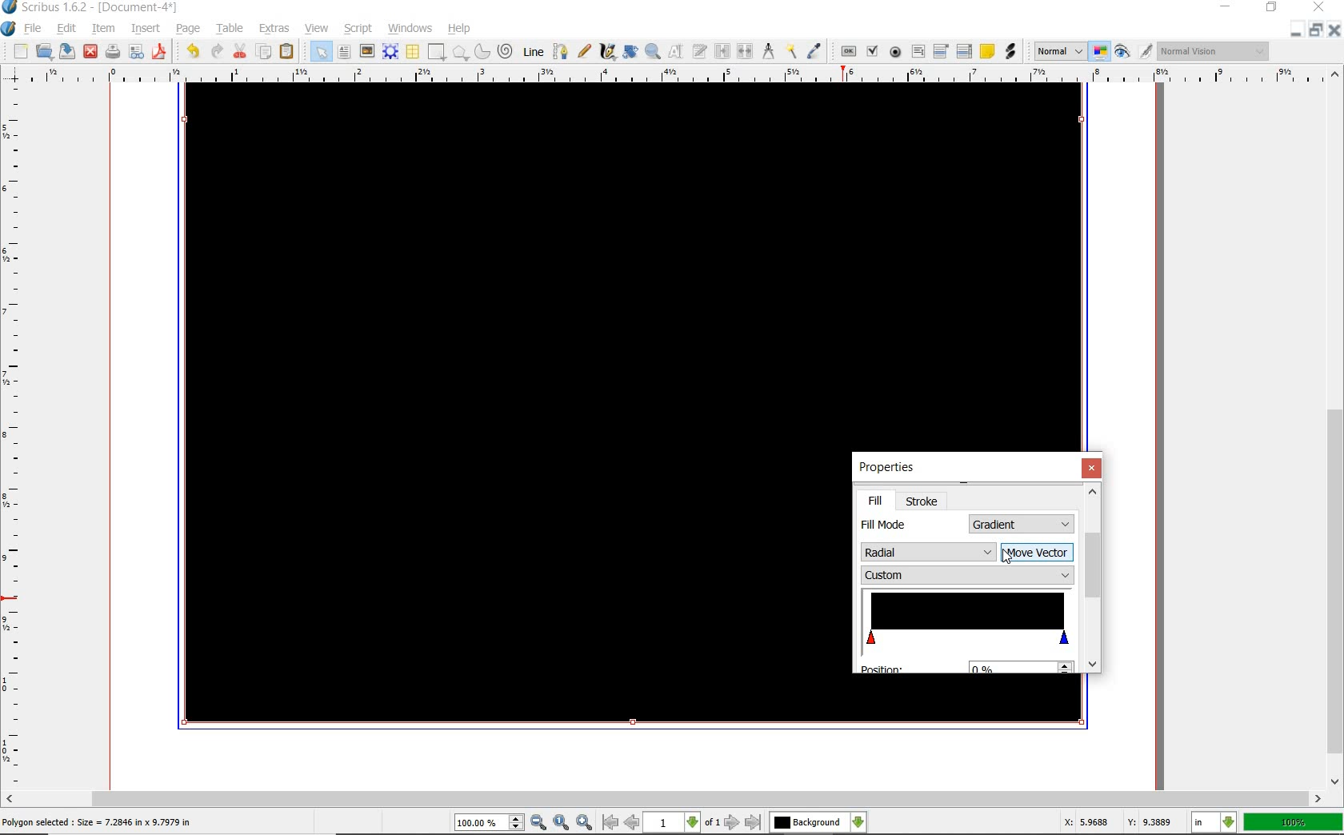 The height and width of the screenshot is (835, 1344). I want to click on table, so click(413, 52).